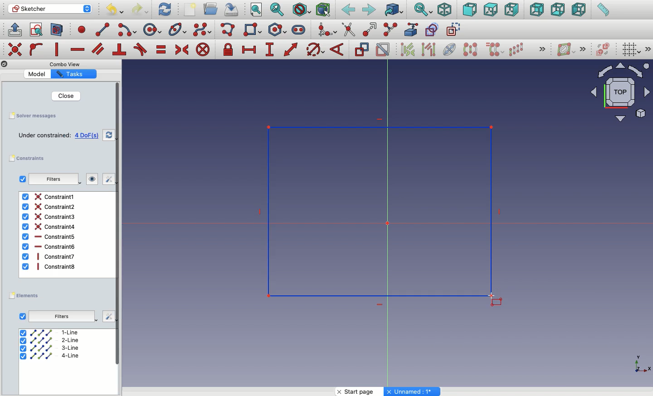 The width and height of the screenshot is (653, 396). I want to click on New, so click(192, 10).